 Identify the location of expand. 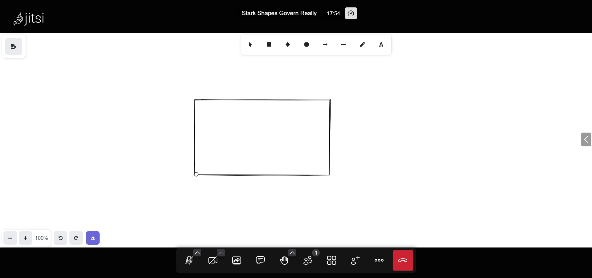
(584, 140).